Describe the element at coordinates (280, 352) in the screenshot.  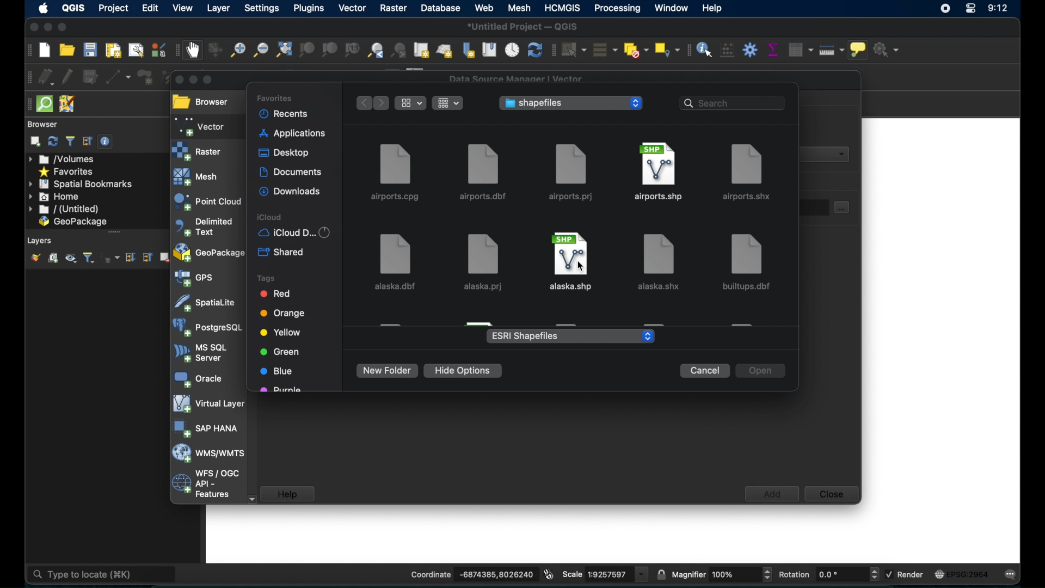
I see `green` at that location.